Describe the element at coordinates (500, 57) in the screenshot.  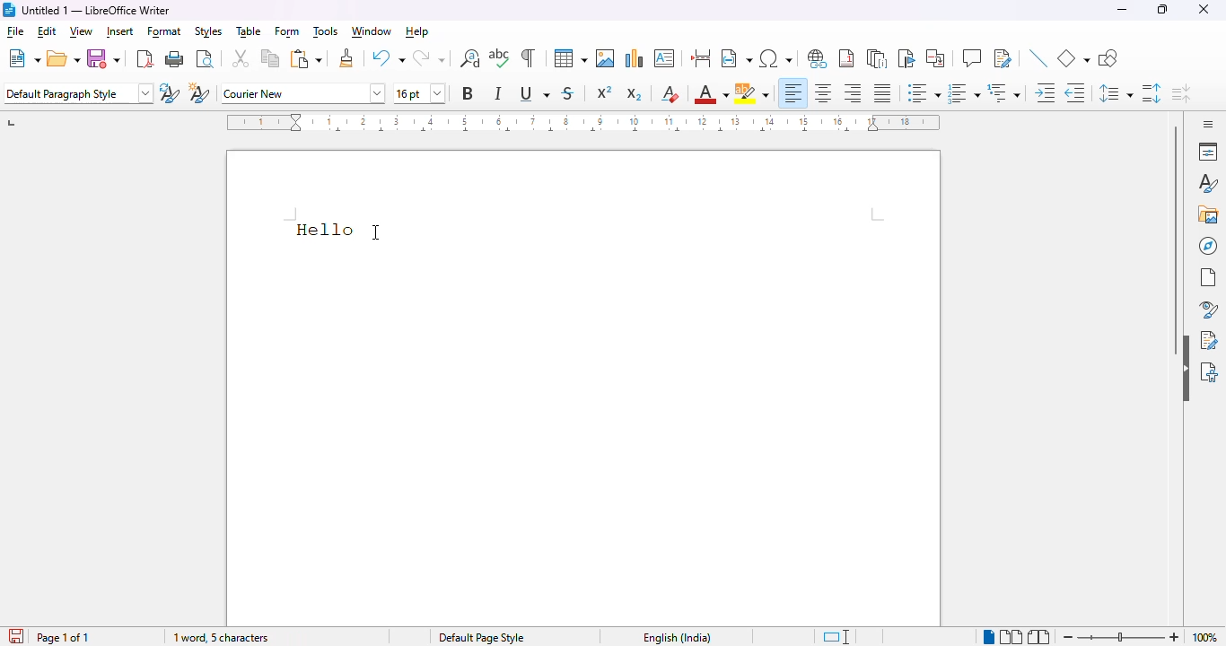
I see `check spelling` at that location.